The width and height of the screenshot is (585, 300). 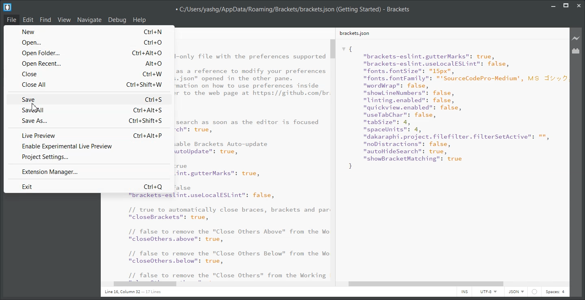 I want to click on {"brackets-eslint.gutterMarks": true,"brackets-eslint.uselocalESLint": false,"fonts. fontSize": "15px","fonts. fontFamily": "'SourceCodePro-Medium', MS J:"wordWrap": false,"show ineNumbers": false,"linting.enabled": false,"quickview.enabled": false,"useTabChar": false,"tabSize": 4,"spaceUnits": 4,"dakaraphi.project. filefilter.filterSetActive": "","noDistractions": false,"autoHideSearch”: true,nshowBracketMatching": true }, so click(x=454, y=107).